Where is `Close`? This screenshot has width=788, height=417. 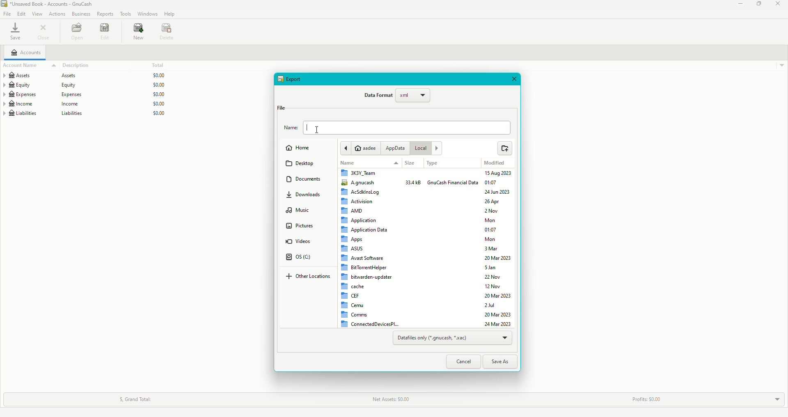
Close is located at coordinates (779, 4).